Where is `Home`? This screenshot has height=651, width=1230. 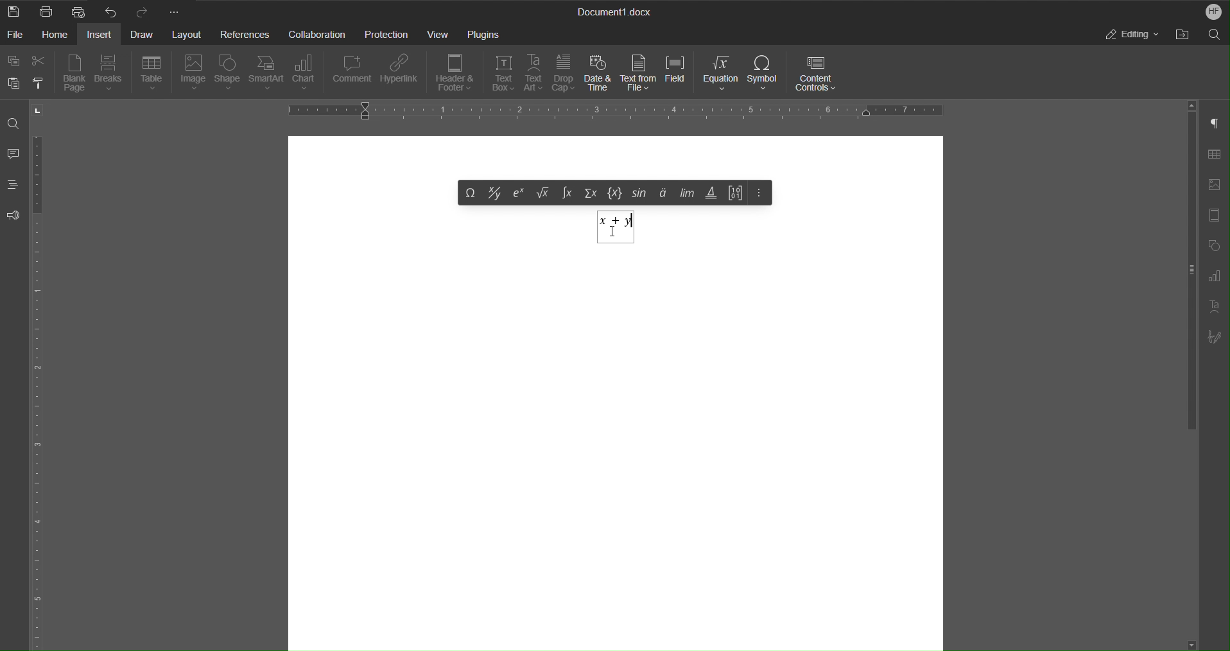 Home is located at coordinates (56, 35).